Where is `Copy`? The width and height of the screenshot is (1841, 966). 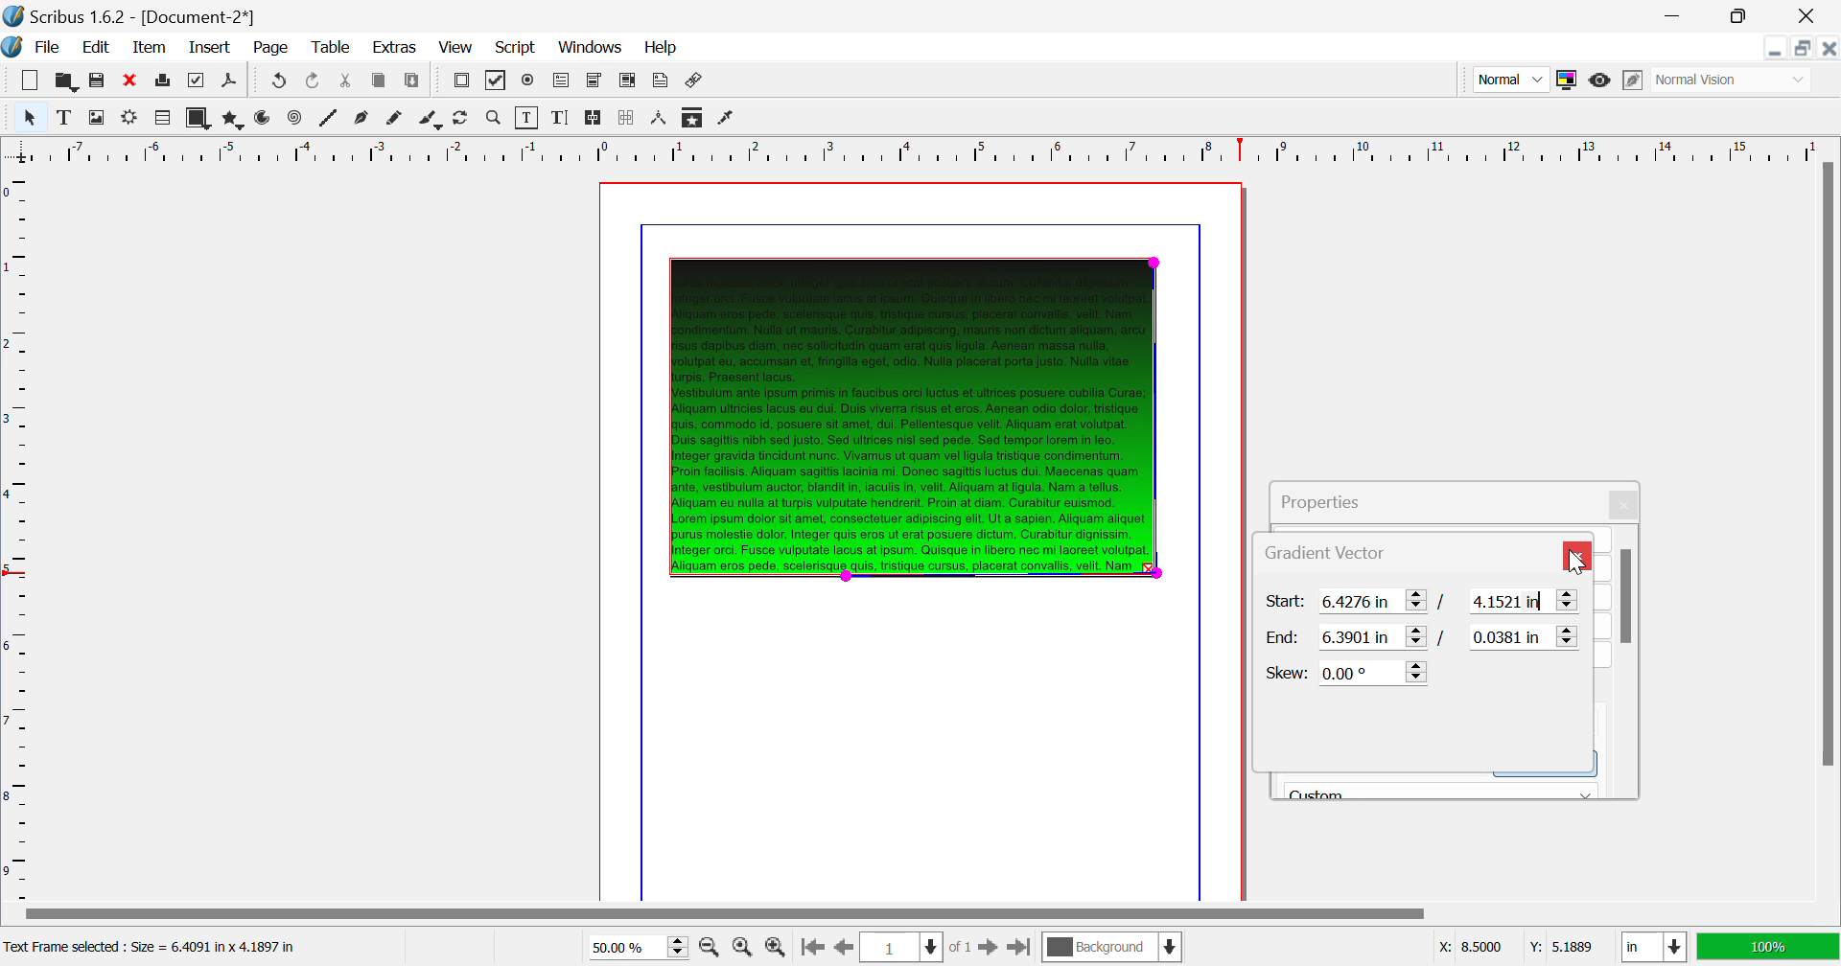 Copy is located at coordinates (380, 84).